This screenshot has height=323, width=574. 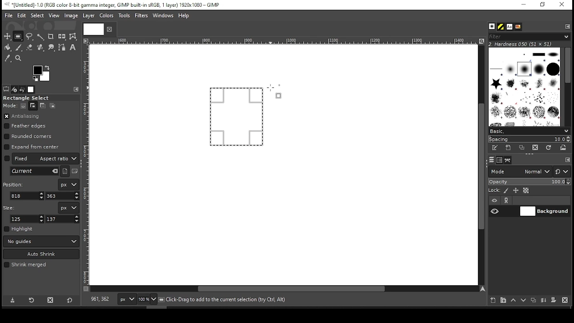 What do you see at coordinates (509, 148) in the screenshot?
I see `create a new brush` at bounding box center [509, 148].